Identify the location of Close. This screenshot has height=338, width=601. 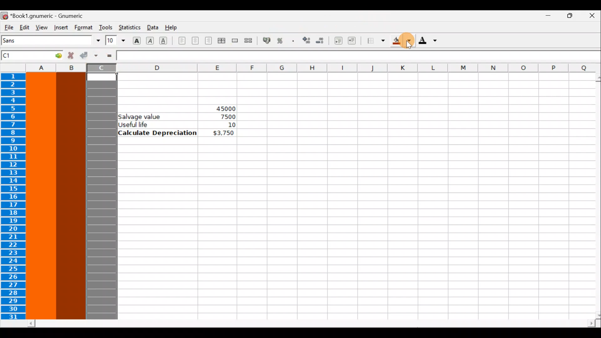
(592, 17).